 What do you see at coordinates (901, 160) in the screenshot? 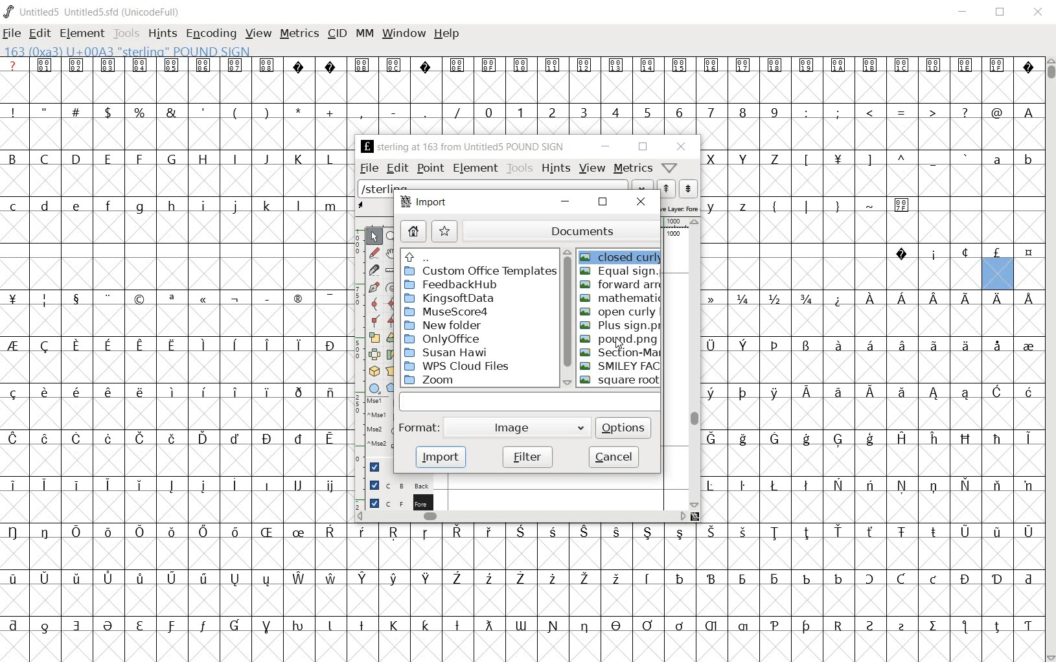
I see `^` at bounding box center [901, 160].